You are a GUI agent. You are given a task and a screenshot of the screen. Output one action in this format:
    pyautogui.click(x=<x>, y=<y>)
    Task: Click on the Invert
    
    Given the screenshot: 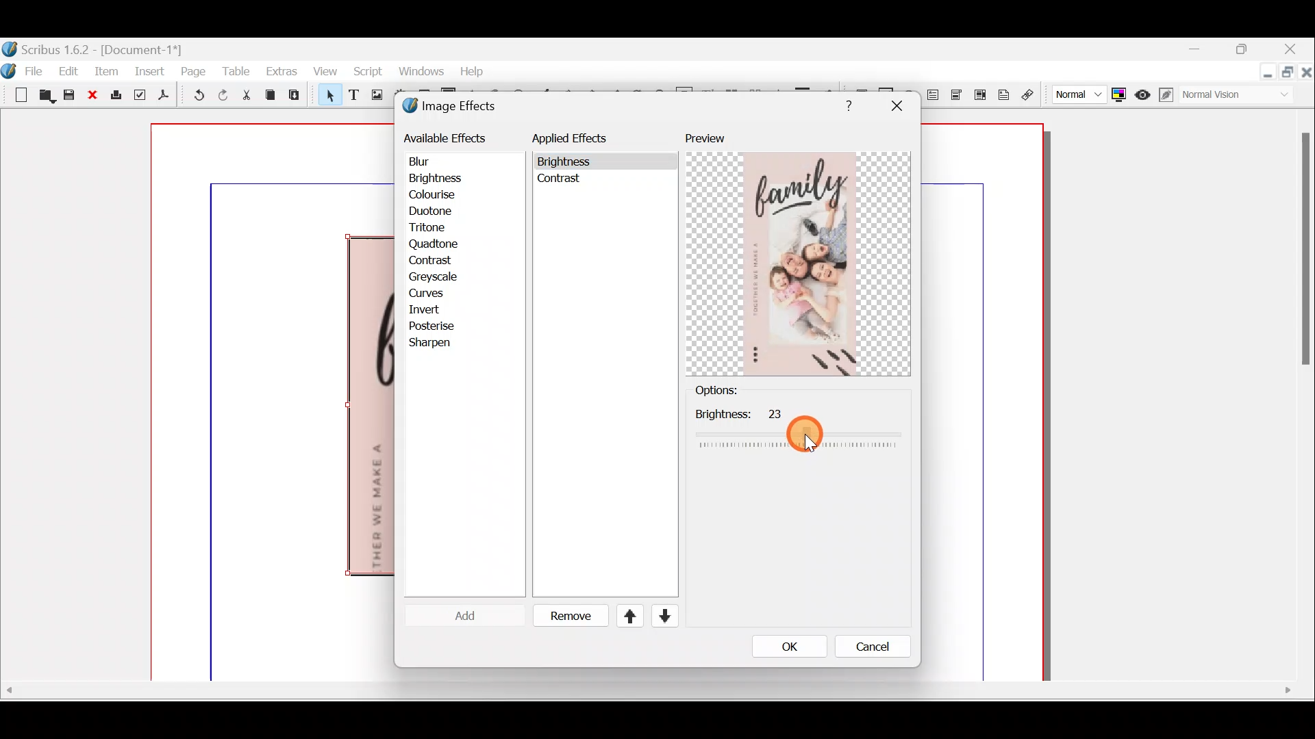 What is the action you would take?
    pyautogui.click(x=437, y=309)
    